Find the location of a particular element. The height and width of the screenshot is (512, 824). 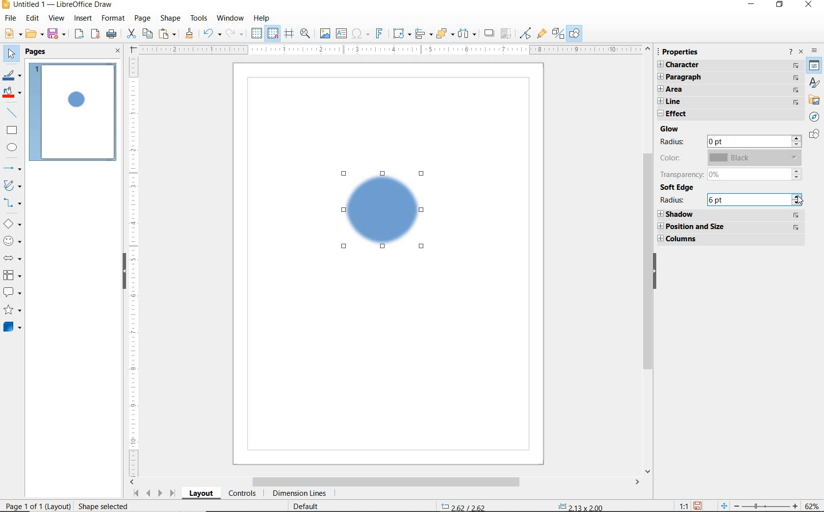

cursor is located at coordinates (801, 203).